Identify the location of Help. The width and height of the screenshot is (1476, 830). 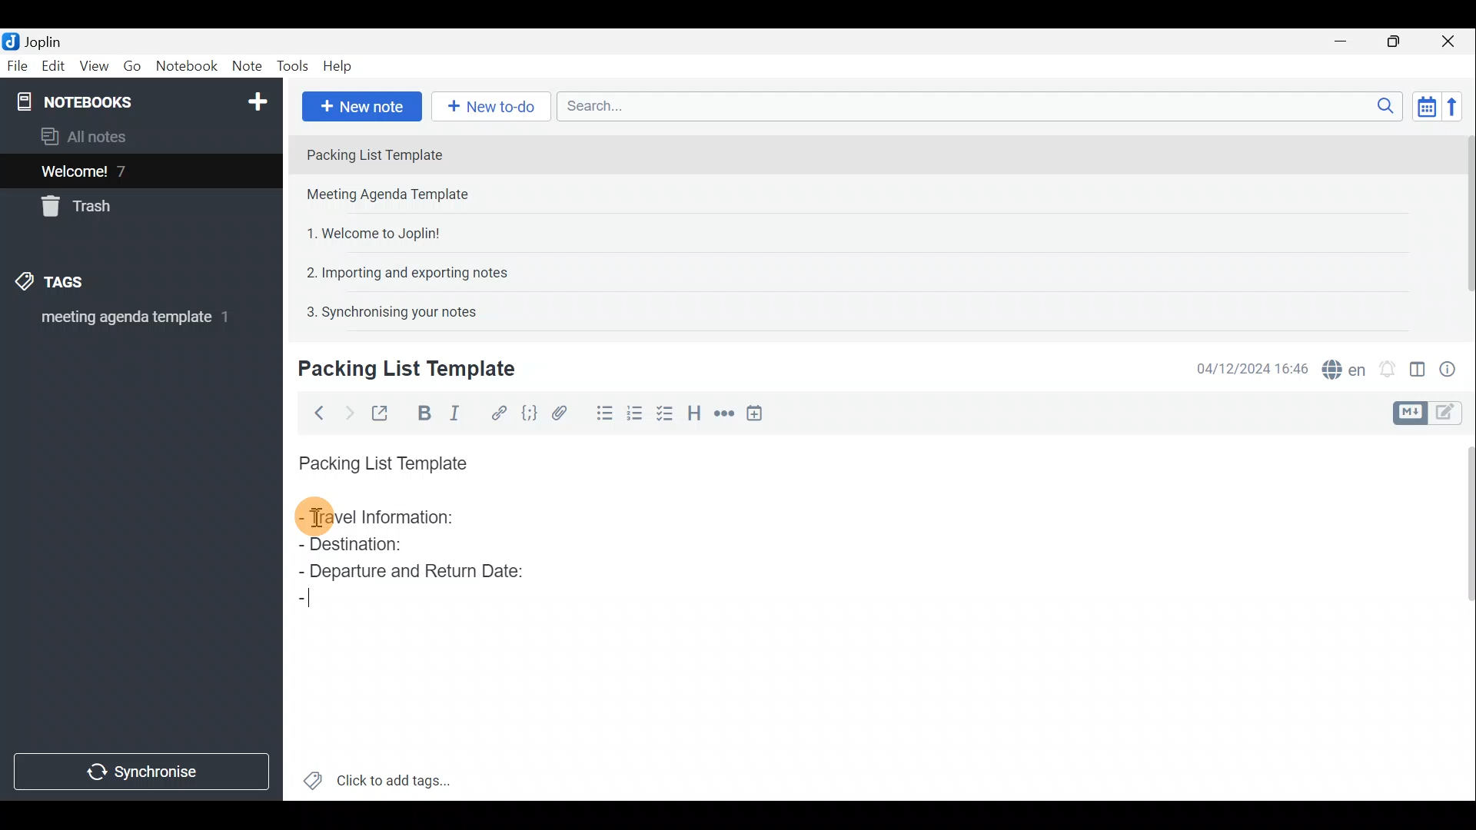
(340, 68).